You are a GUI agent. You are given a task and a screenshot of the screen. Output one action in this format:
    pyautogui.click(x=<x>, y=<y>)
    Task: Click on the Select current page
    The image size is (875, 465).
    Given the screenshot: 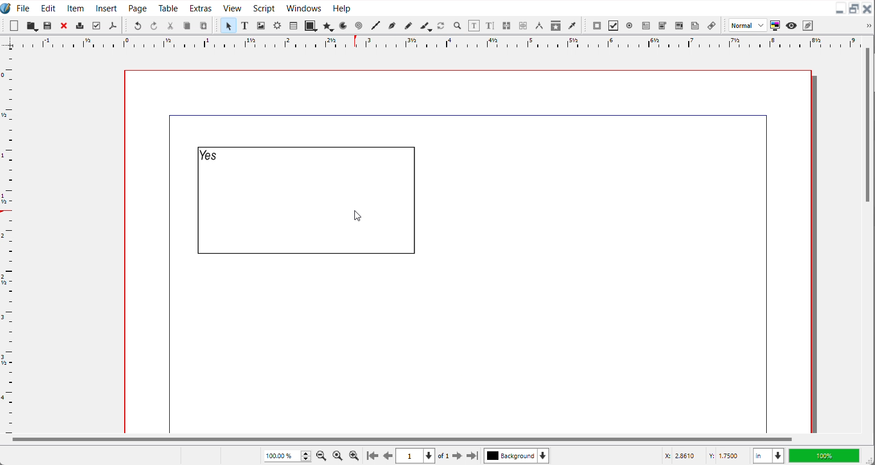 What is the action you would take?
    pyautogui.click(x=415, y=456)
    